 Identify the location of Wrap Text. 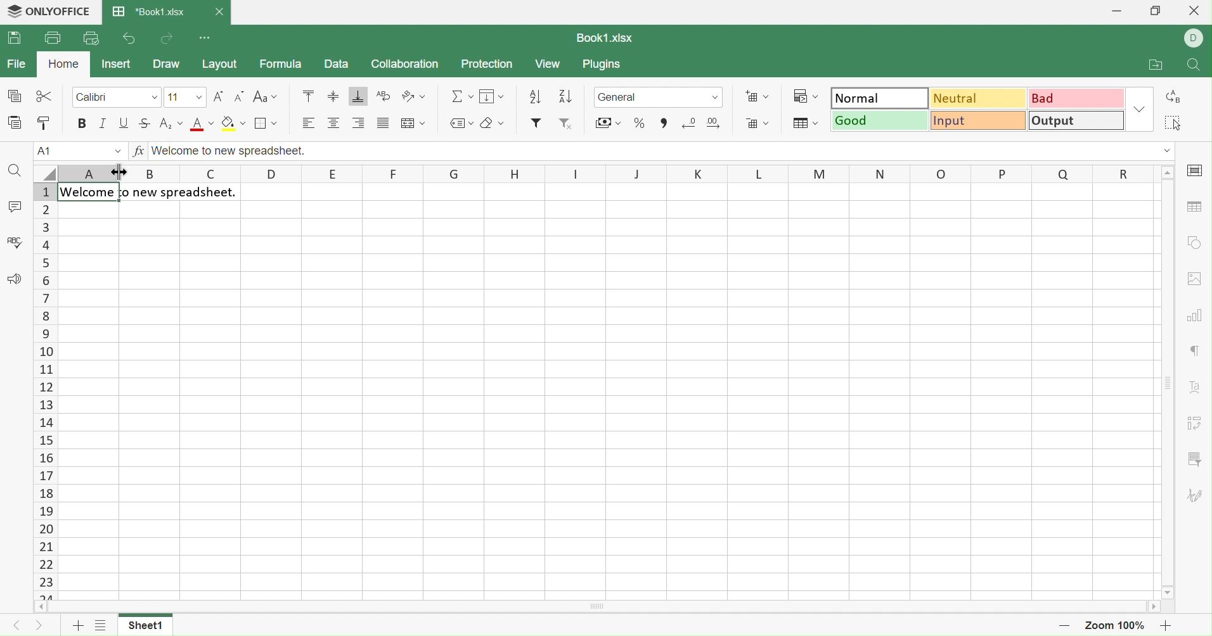
(384, 96).